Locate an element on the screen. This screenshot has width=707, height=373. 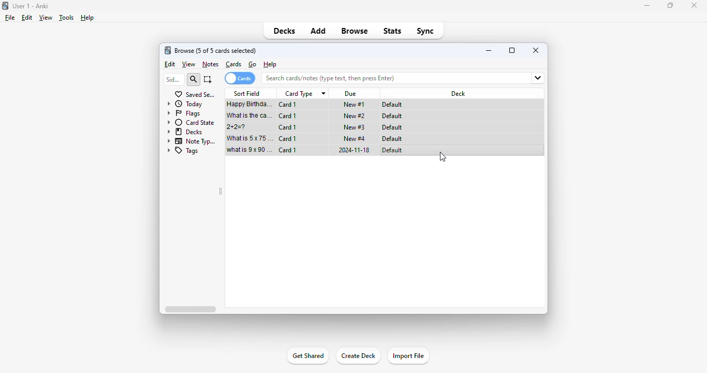
create deck is located at coordinates (358, 355).